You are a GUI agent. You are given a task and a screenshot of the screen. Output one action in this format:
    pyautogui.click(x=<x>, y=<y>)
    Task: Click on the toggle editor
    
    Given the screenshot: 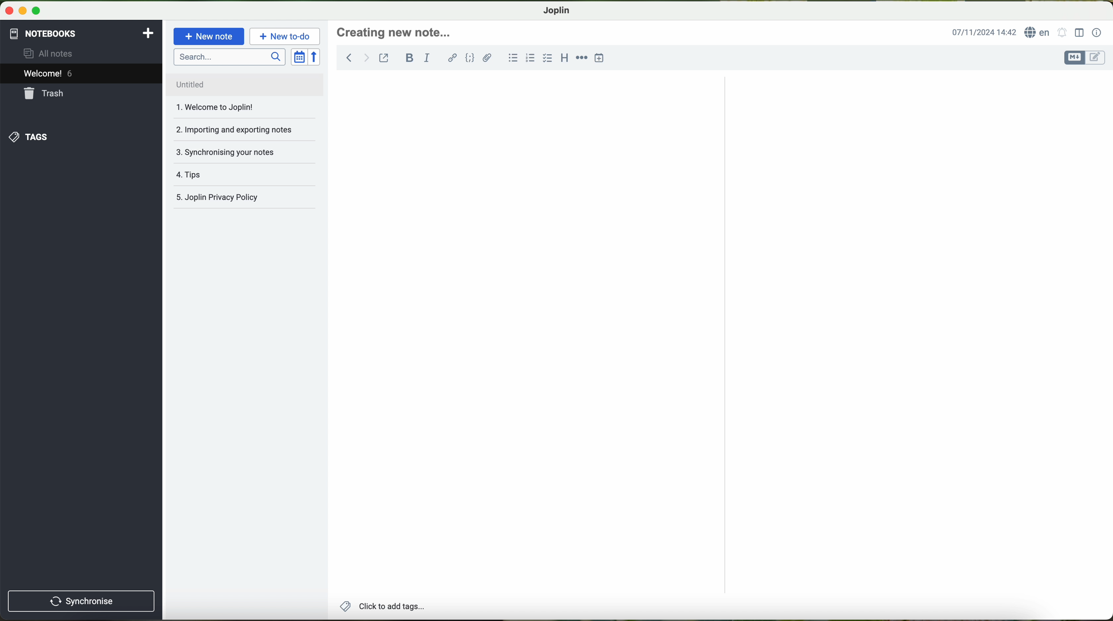 What is the action you would take?
    pyautogui.click(x=1084, y=57)
    